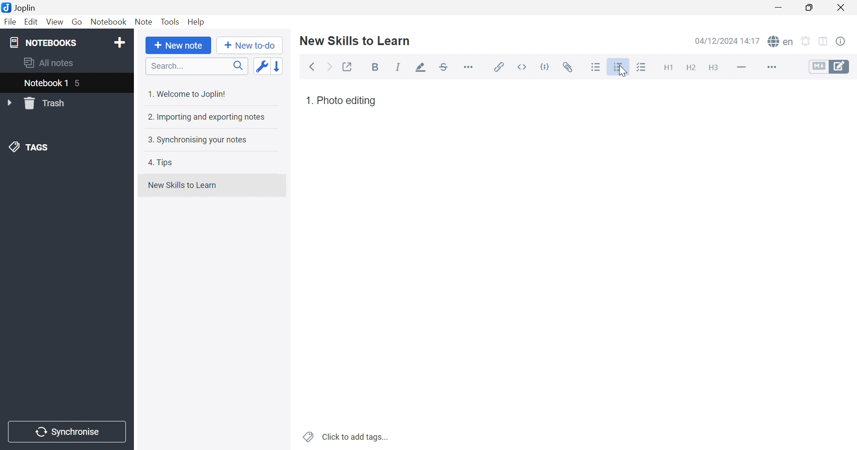  What do you see at coordinates (824, 42) in the screenshot?
I see `Toggle editor layout` at bounding box center [824, 42].